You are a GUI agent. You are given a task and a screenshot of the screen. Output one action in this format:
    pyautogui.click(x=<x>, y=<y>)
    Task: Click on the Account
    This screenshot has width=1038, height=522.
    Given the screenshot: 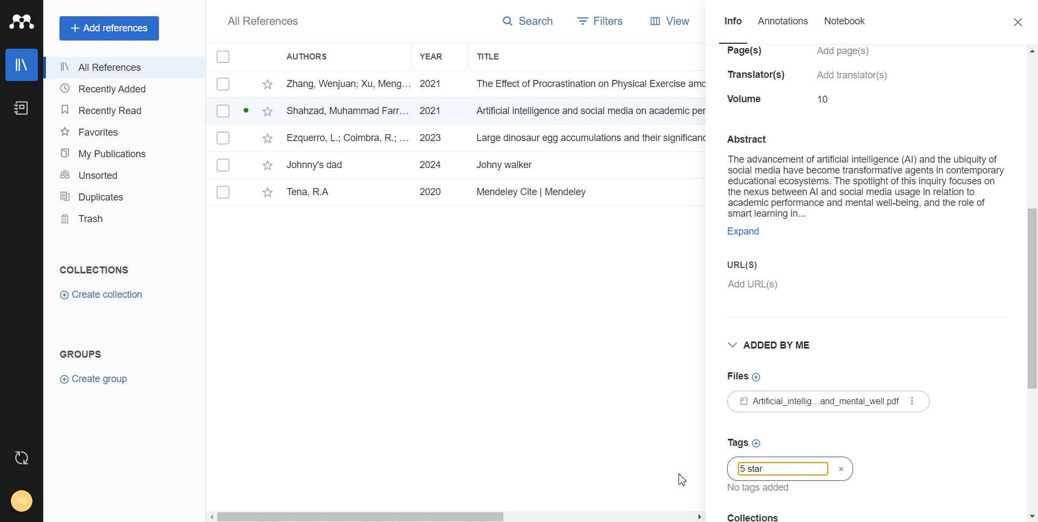 What is the action you would take?
    pyautogui.click(x=22, y=502)
    